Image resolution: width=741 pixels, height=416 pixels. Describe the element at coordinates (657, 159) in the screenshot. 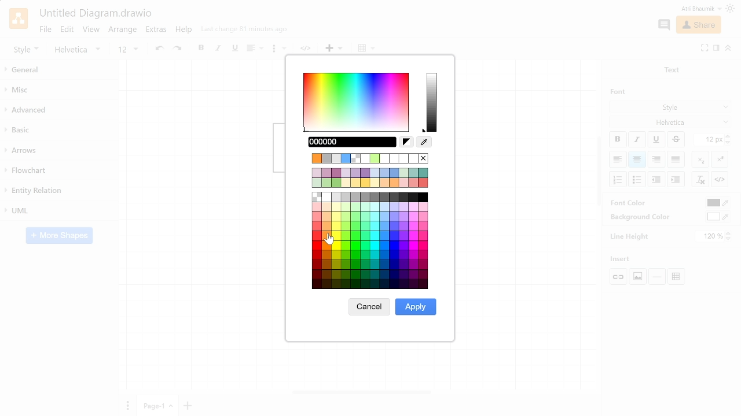

I see `Allign right` at that location.